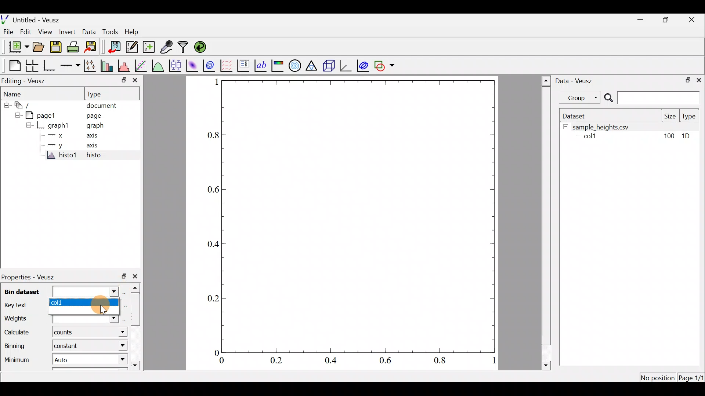 Image resolution: width=705 pixels, height=396 pixels. Describe the element at coordinates (690, 378) in the screenshot. I see `Page 1/1` at that location.